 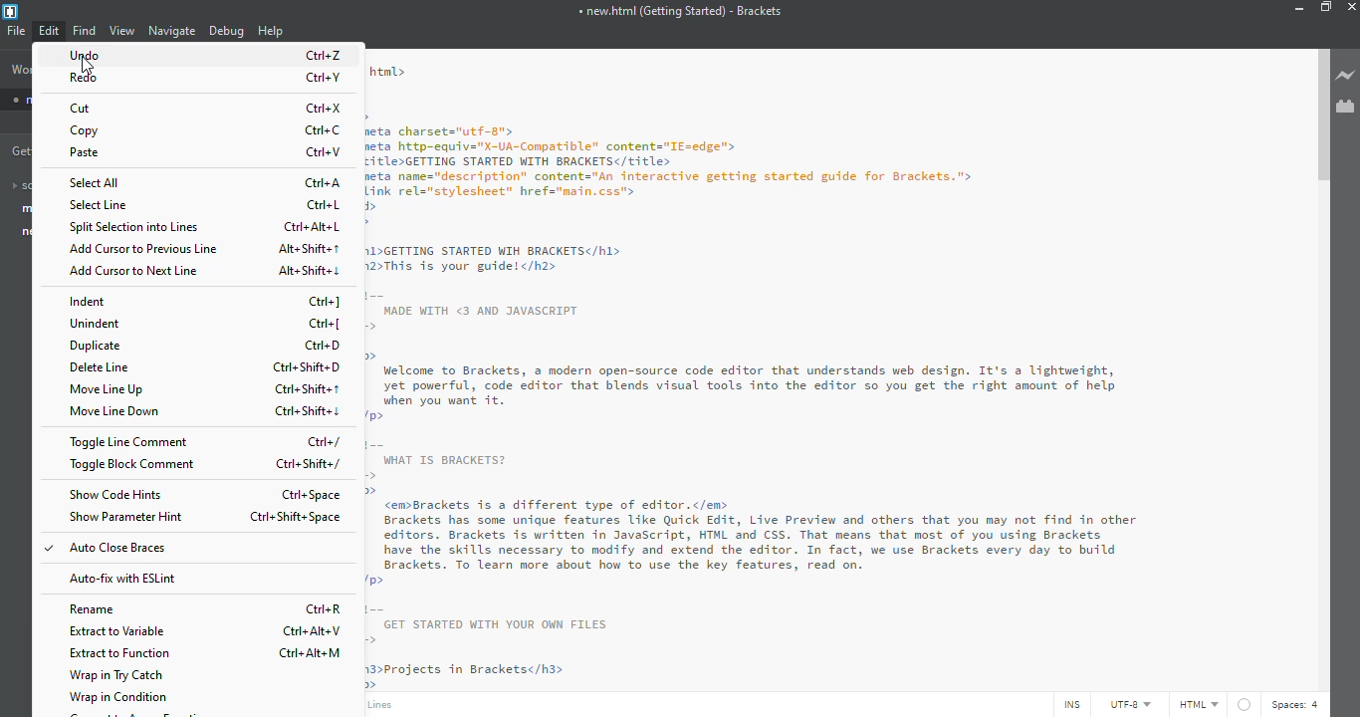 I want to click on ctrl+shift +down, so click(x=309, y=412).